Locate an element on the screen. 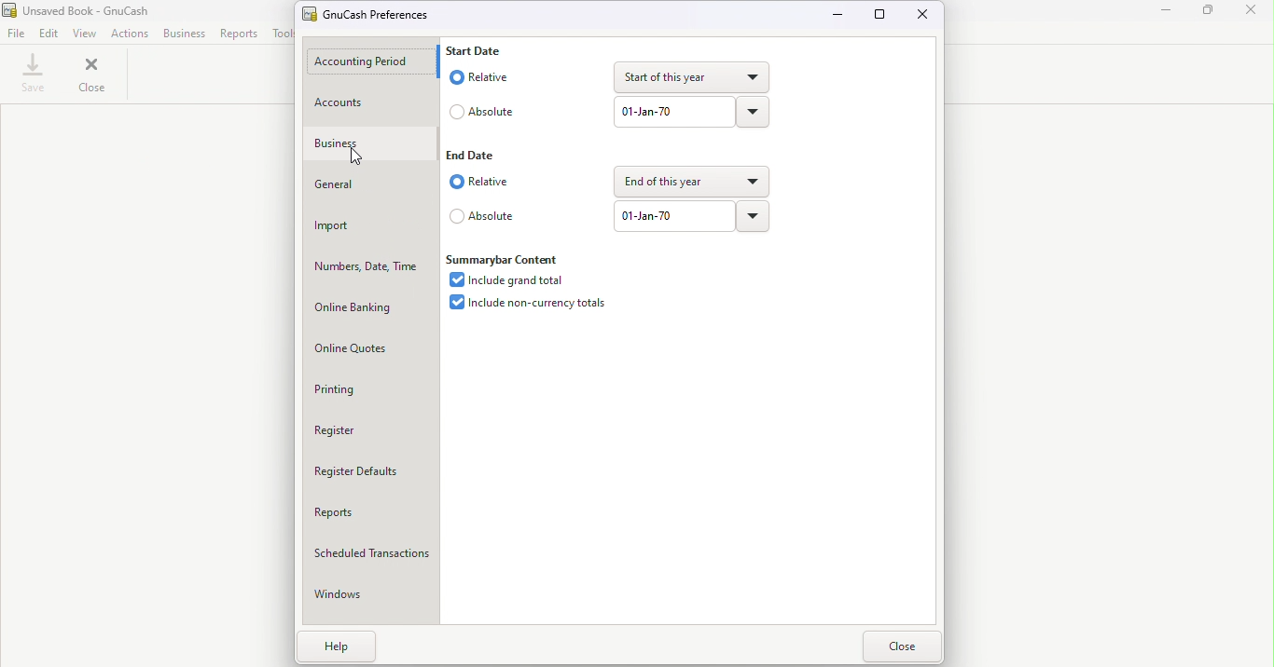 This screenshot has width=1274, height=667. Maximize is located at coordinates (881, 14).